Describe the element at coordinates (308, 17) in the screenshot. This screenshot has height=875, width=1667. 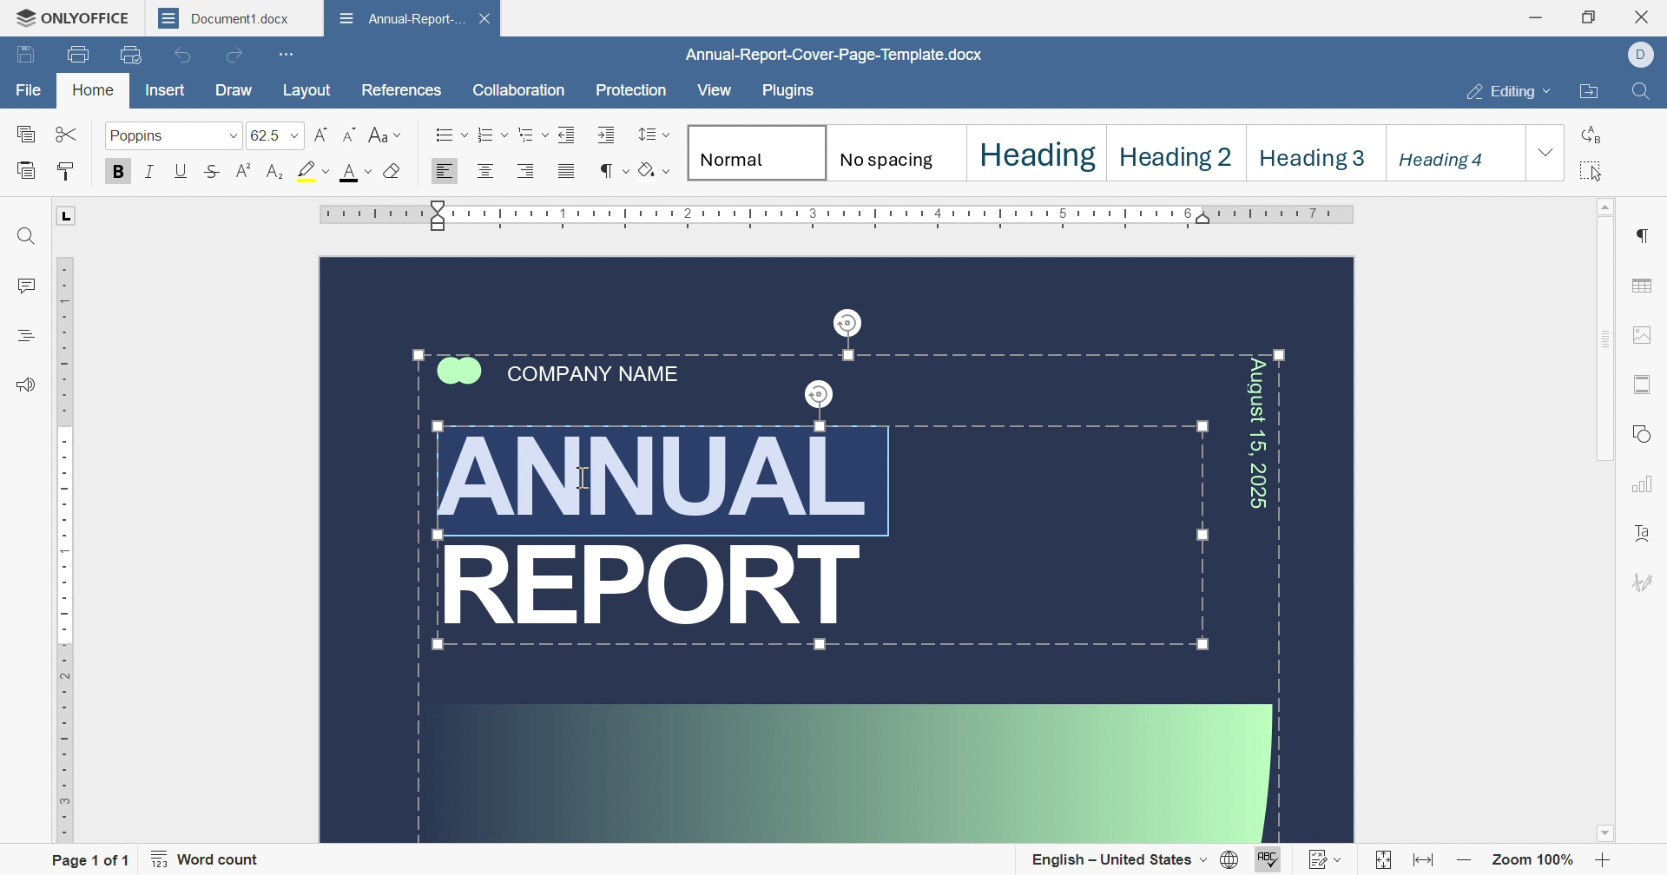
I see `close` at that location.